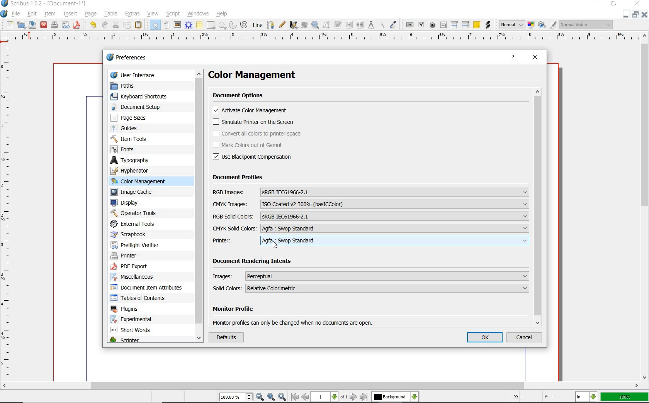 The height and width of the screenshot is (403, 649). What do you see at coordinates (536, 58) in the screenshot?
I see `CLOSE` at bounding box center [536, 58].